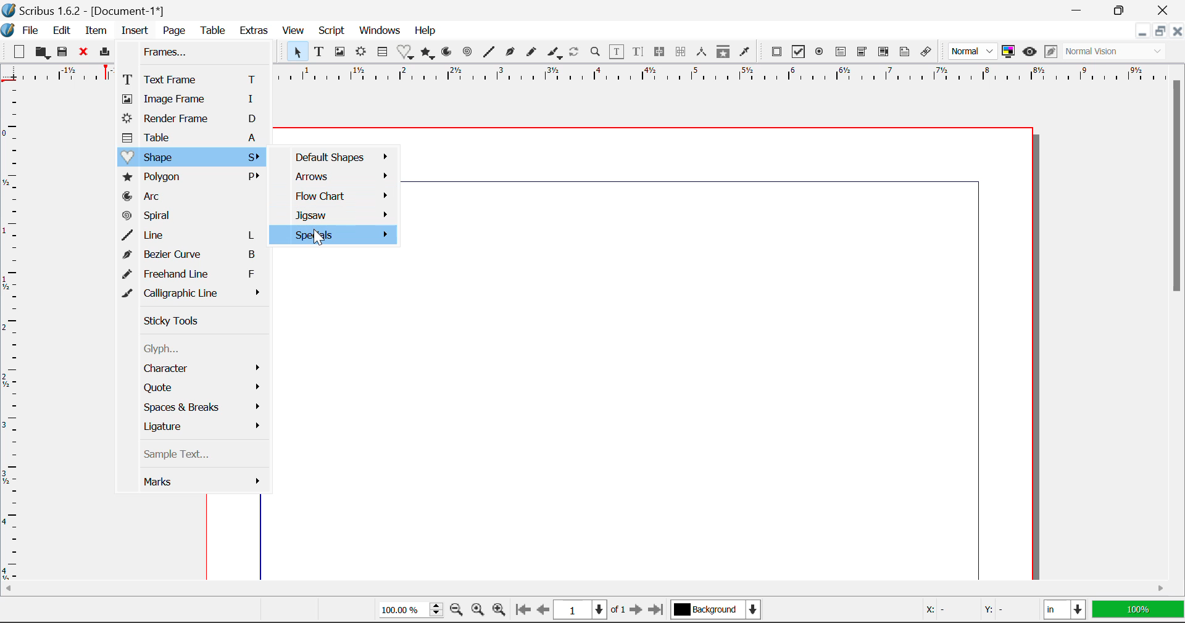 The image size is (1185, 623). I want to click on Edit, so click(62, 31).